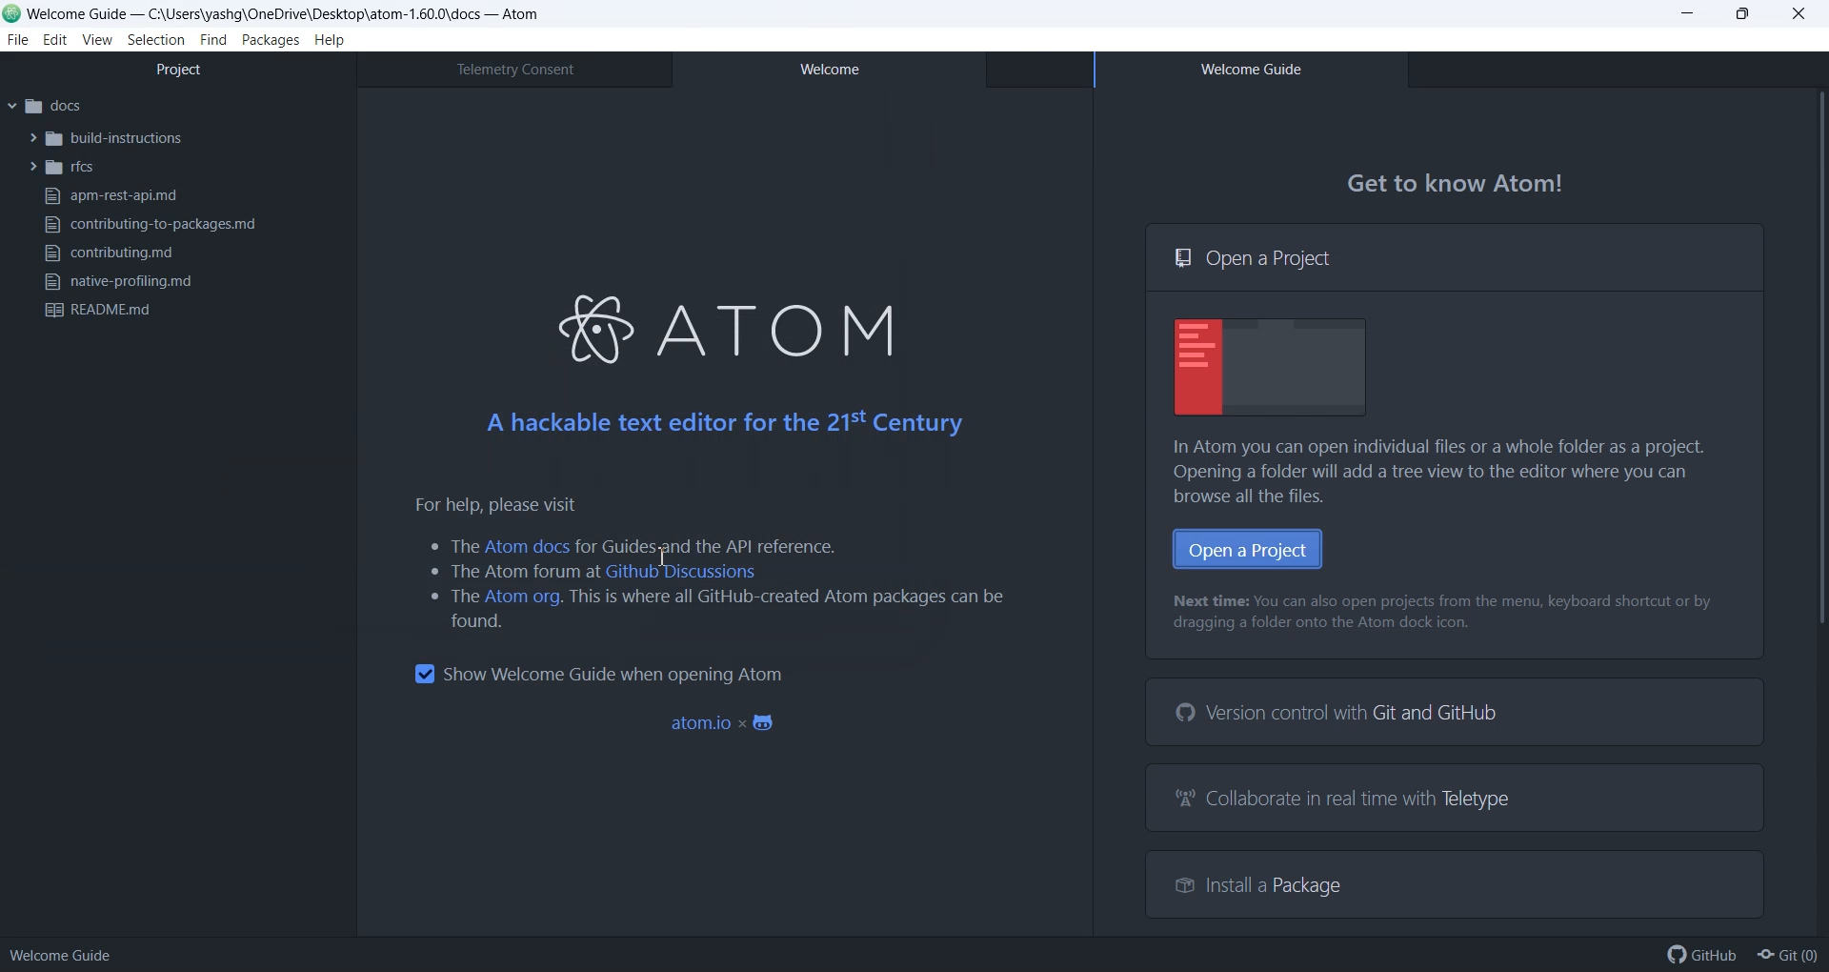 This screenshot has width=1829, height=972. I want to click on Open a Project, so click(1455, 257).